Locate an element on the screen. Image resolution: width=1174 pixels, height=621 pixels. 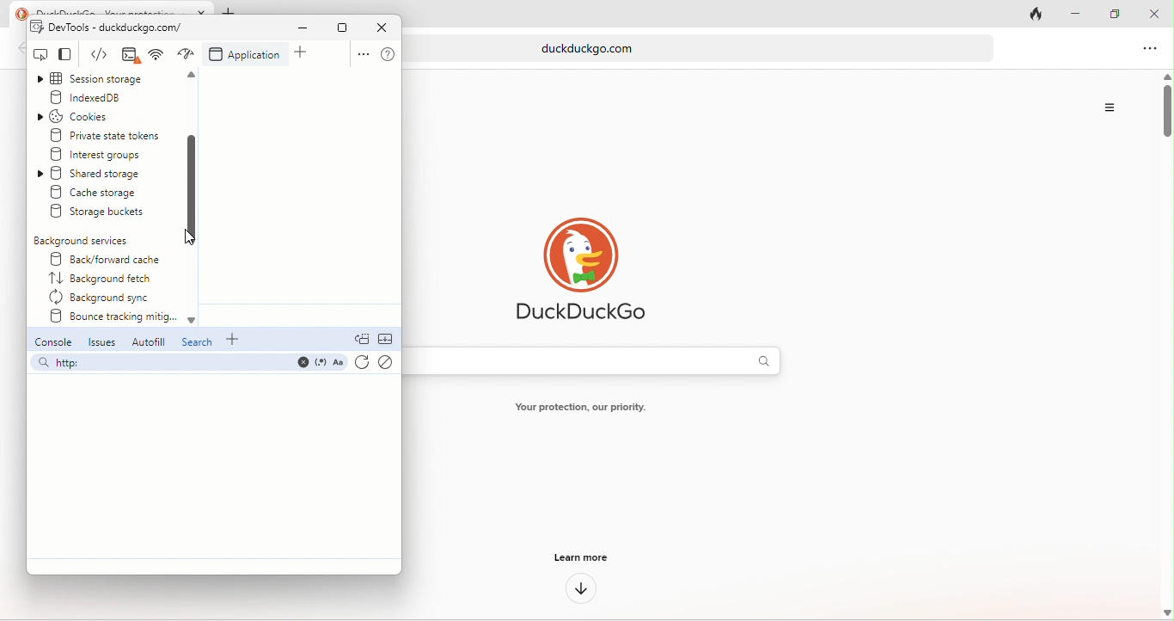
private state tokens is located at coordinates (108, 136).